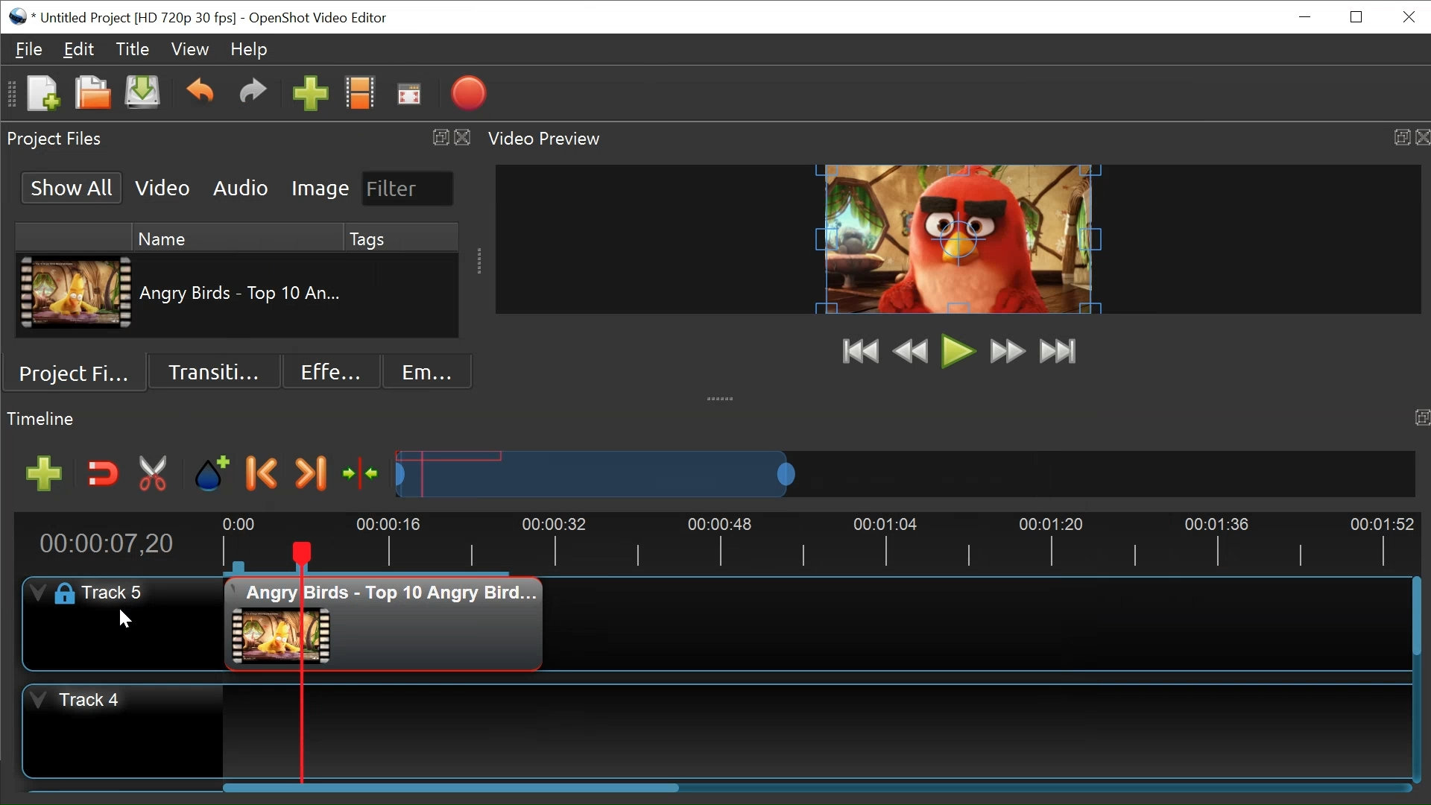 This screenshot has width=1431, height=805. What do you see at coordinates (237, 139) in the screenshot?
I see `Project Files` at bounding box center [237, 139].